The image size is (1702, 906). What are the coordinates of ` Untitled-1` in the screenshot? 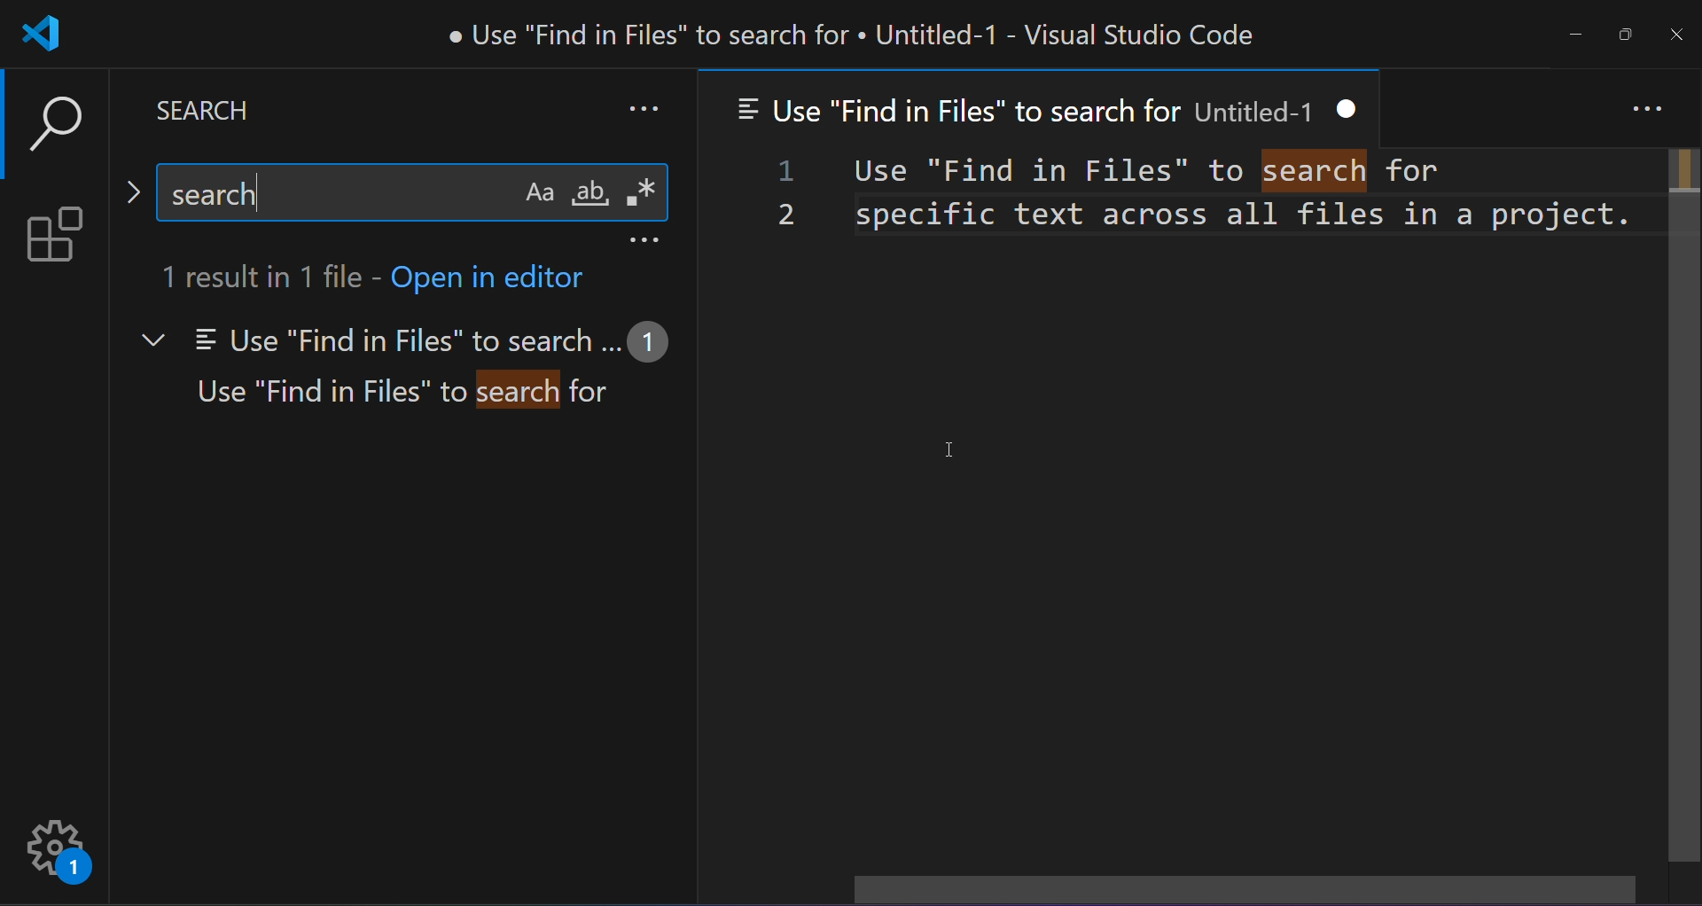 It's located at (1255, 110).